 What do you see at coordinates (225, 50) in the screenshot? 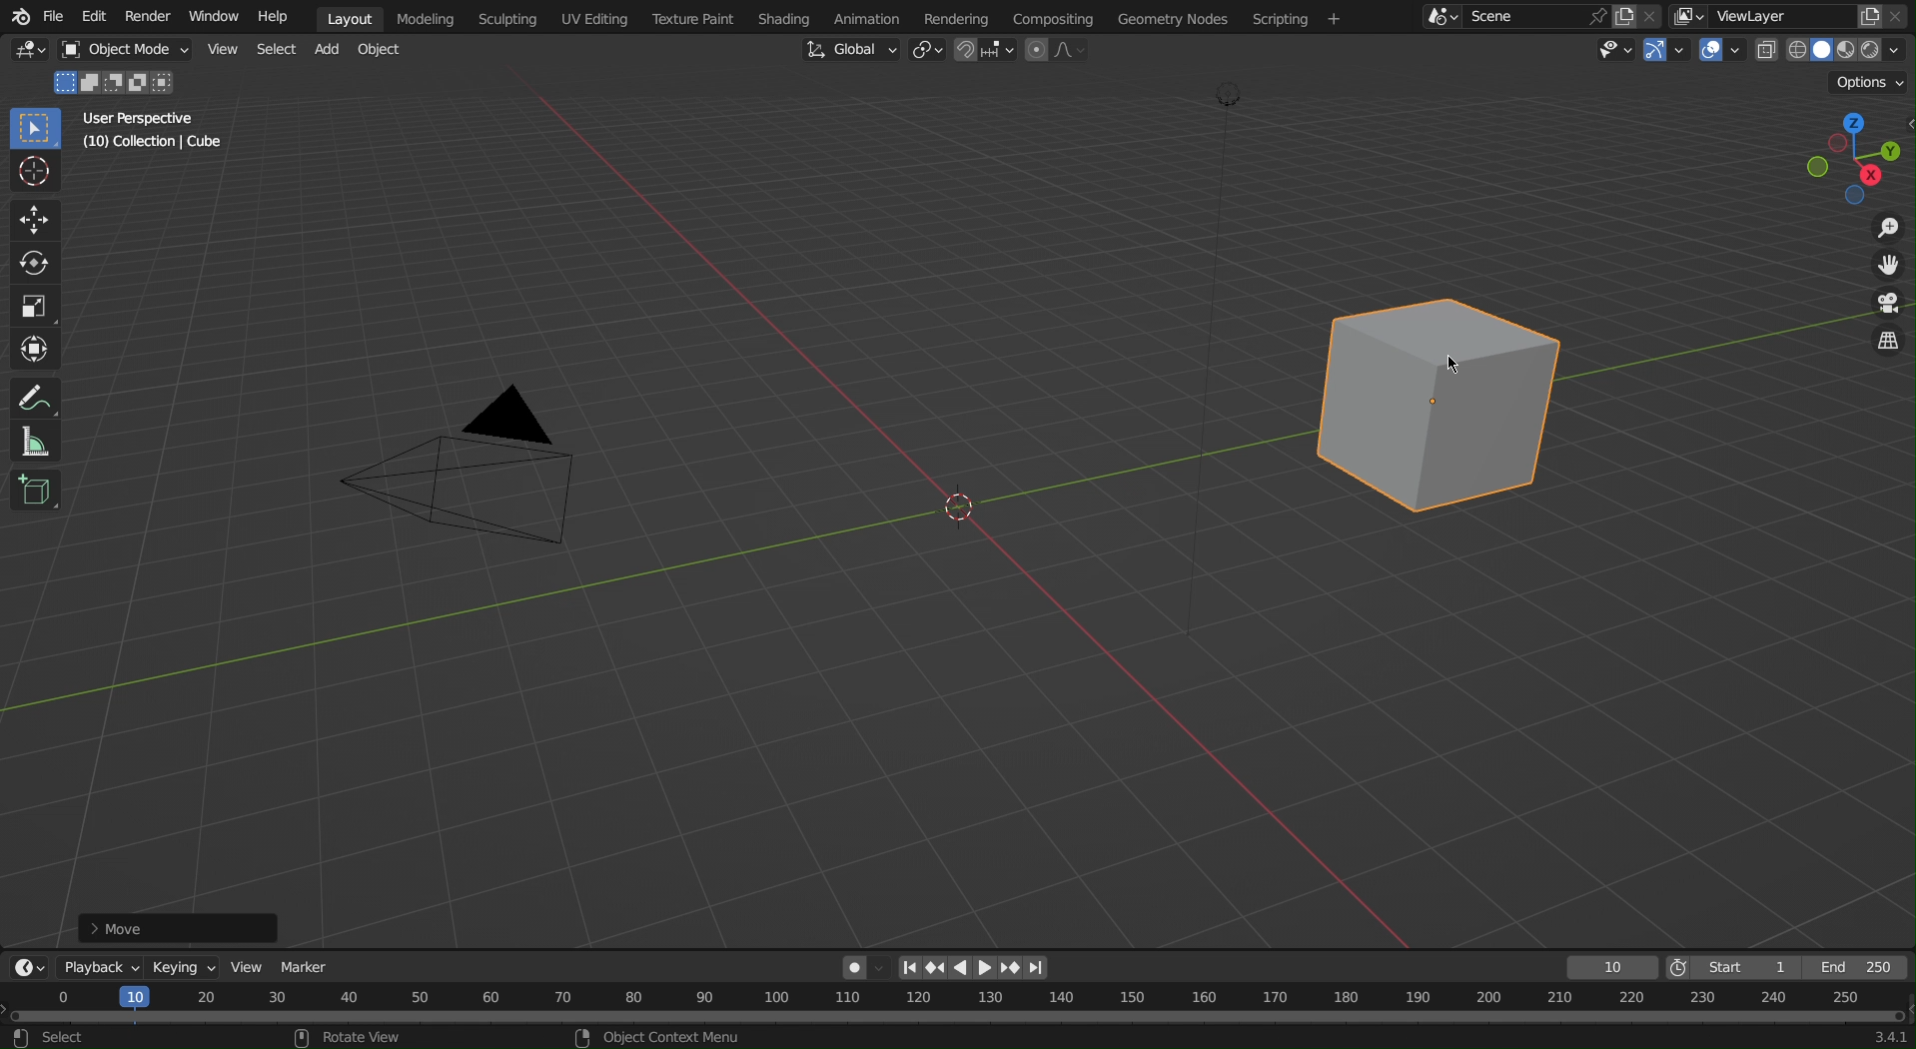
I see `View` at bounding box center [225, 50].